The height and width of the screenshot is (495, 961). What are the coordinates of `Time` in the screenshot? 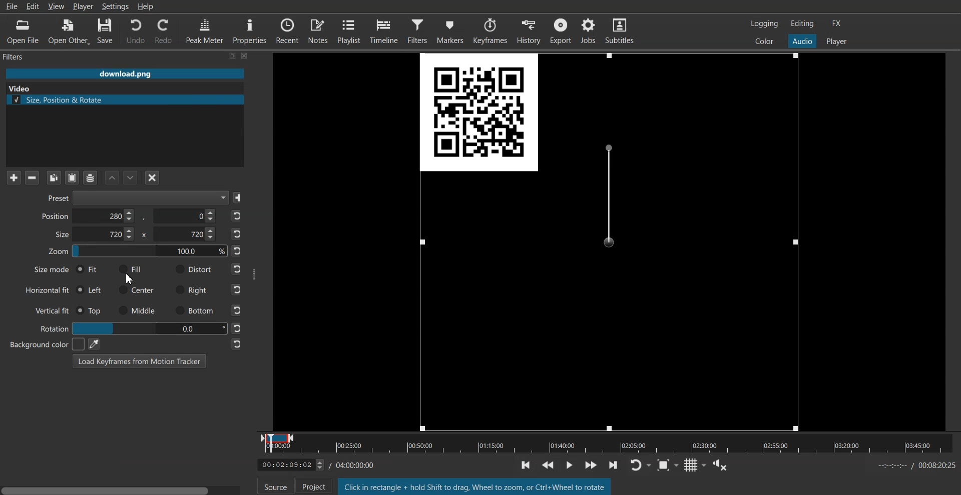 It's located at (356, 464).